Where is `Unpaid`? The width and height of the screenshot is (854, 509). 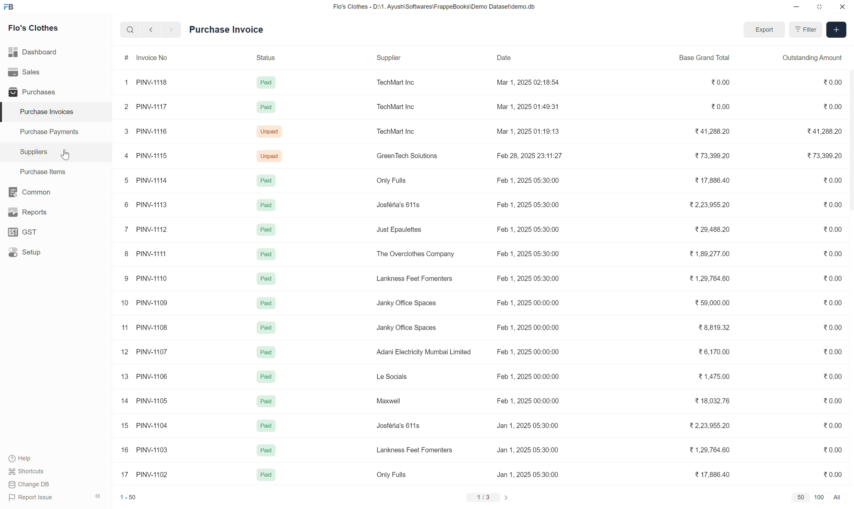
Unpaid is located at coordinates (268, 130).